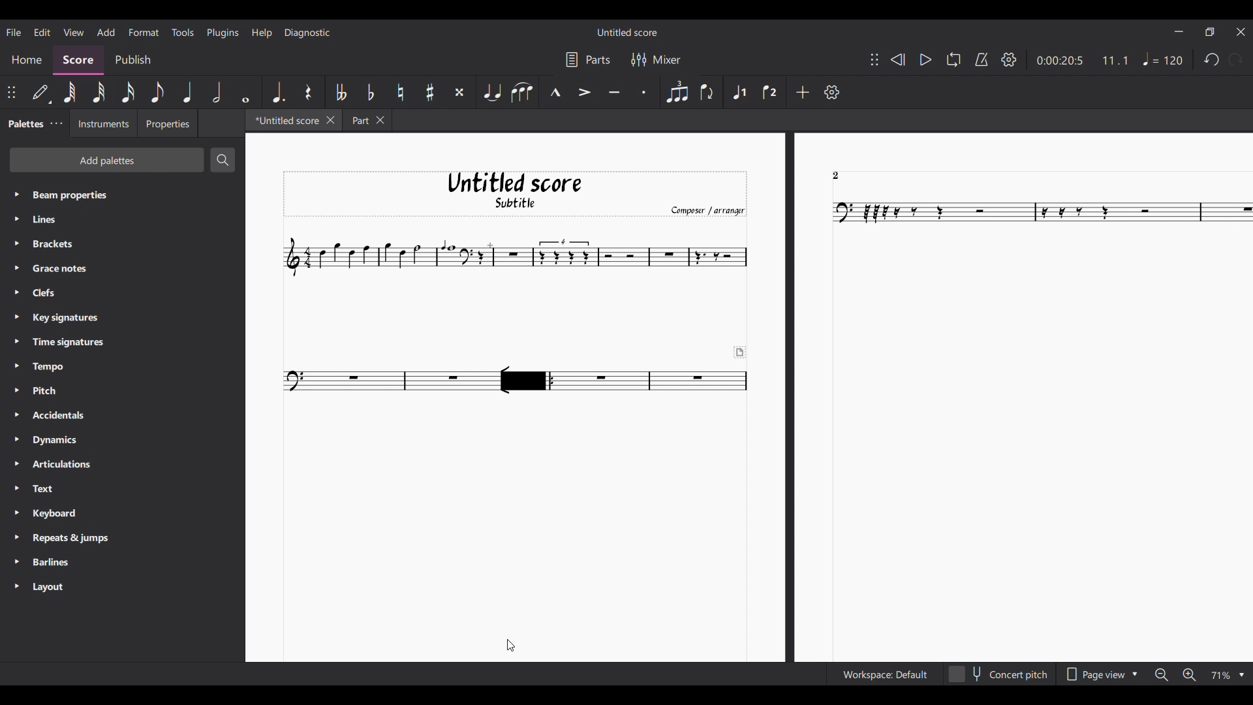 The image size is (1253, 705). Describe the element at coordinates (16, 391) in the screenshot. I see `Expand` at that location.